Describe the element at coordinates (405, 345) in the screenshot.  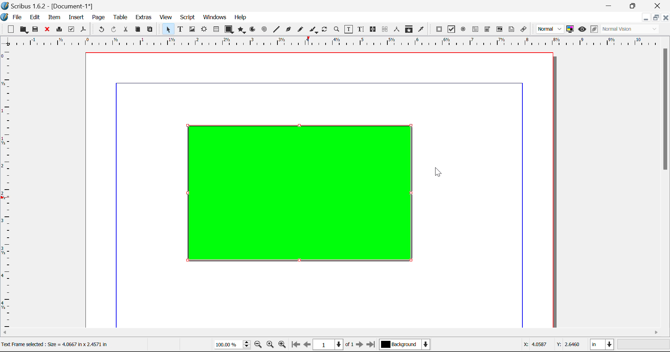
I see `Background` at that location.